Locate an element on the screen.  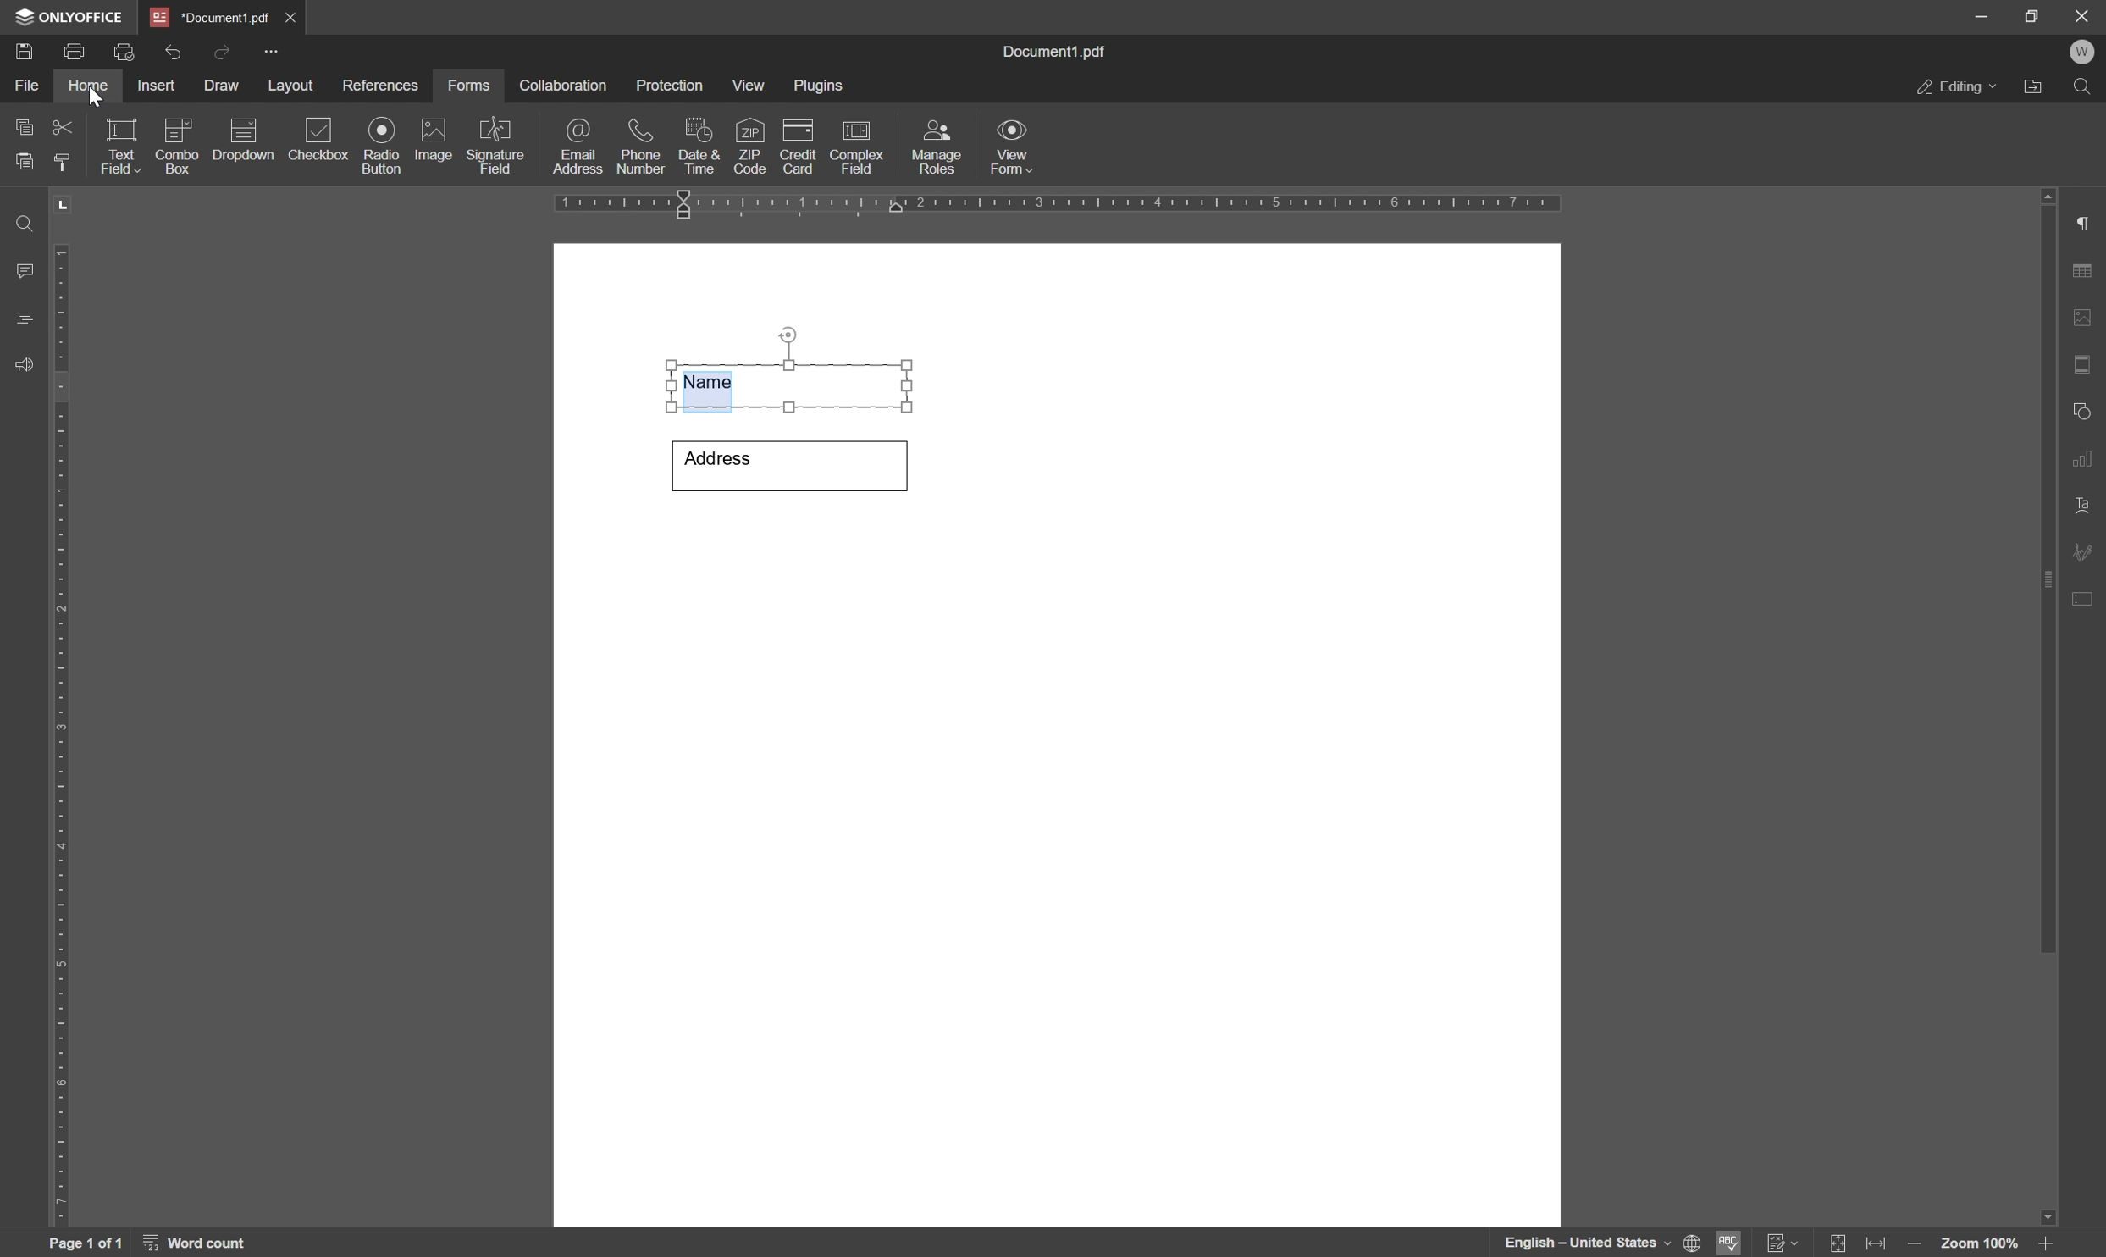
editing is located at coordinates (1954, 88).